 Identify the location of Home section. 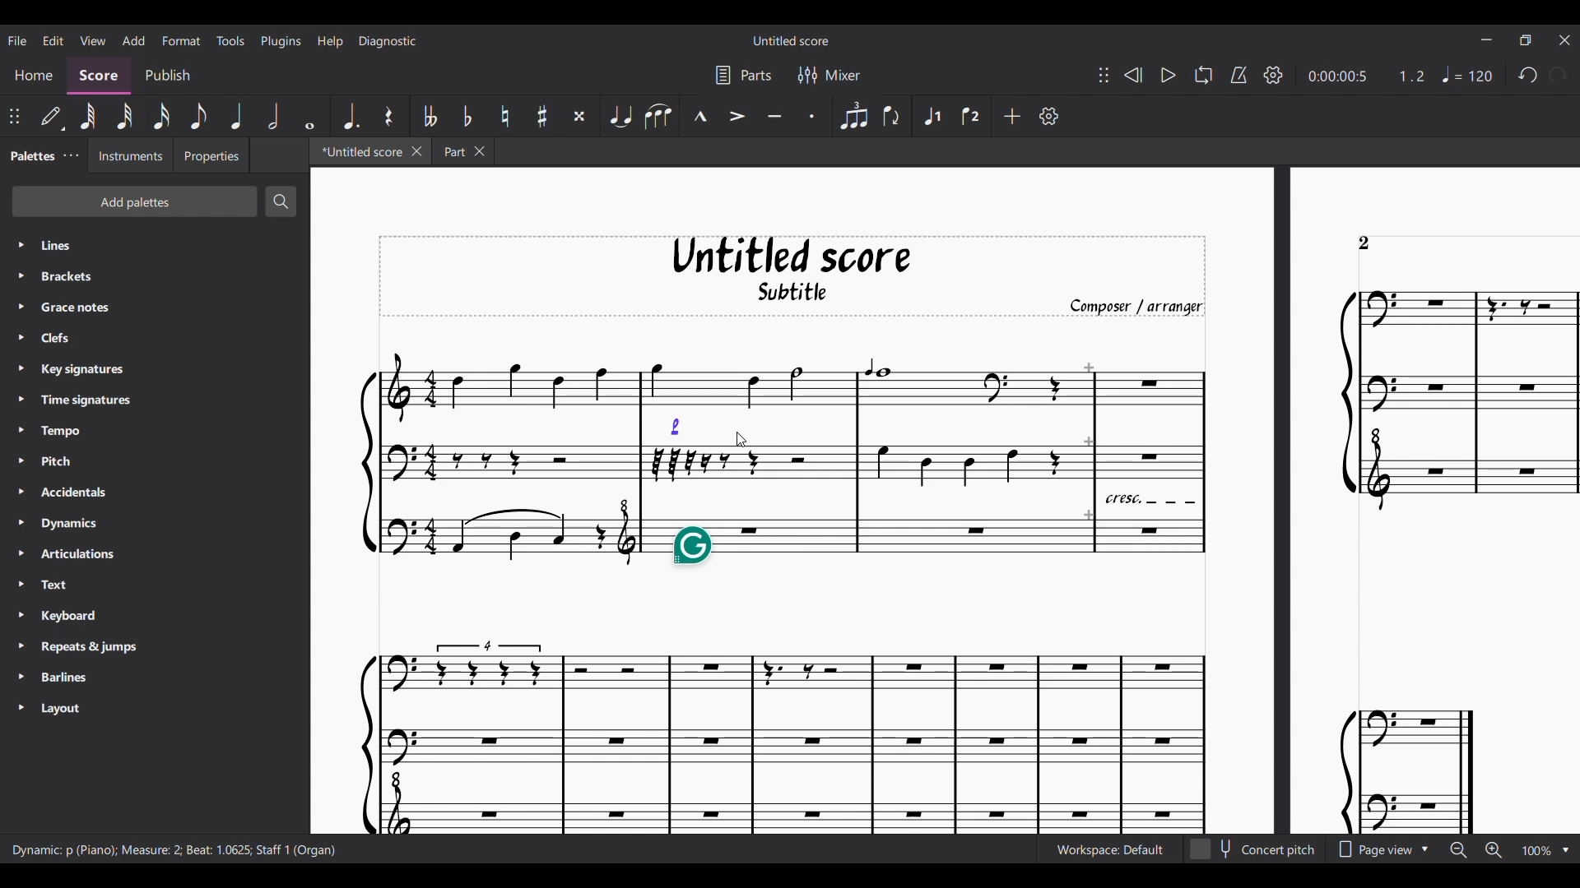
(35, 76).